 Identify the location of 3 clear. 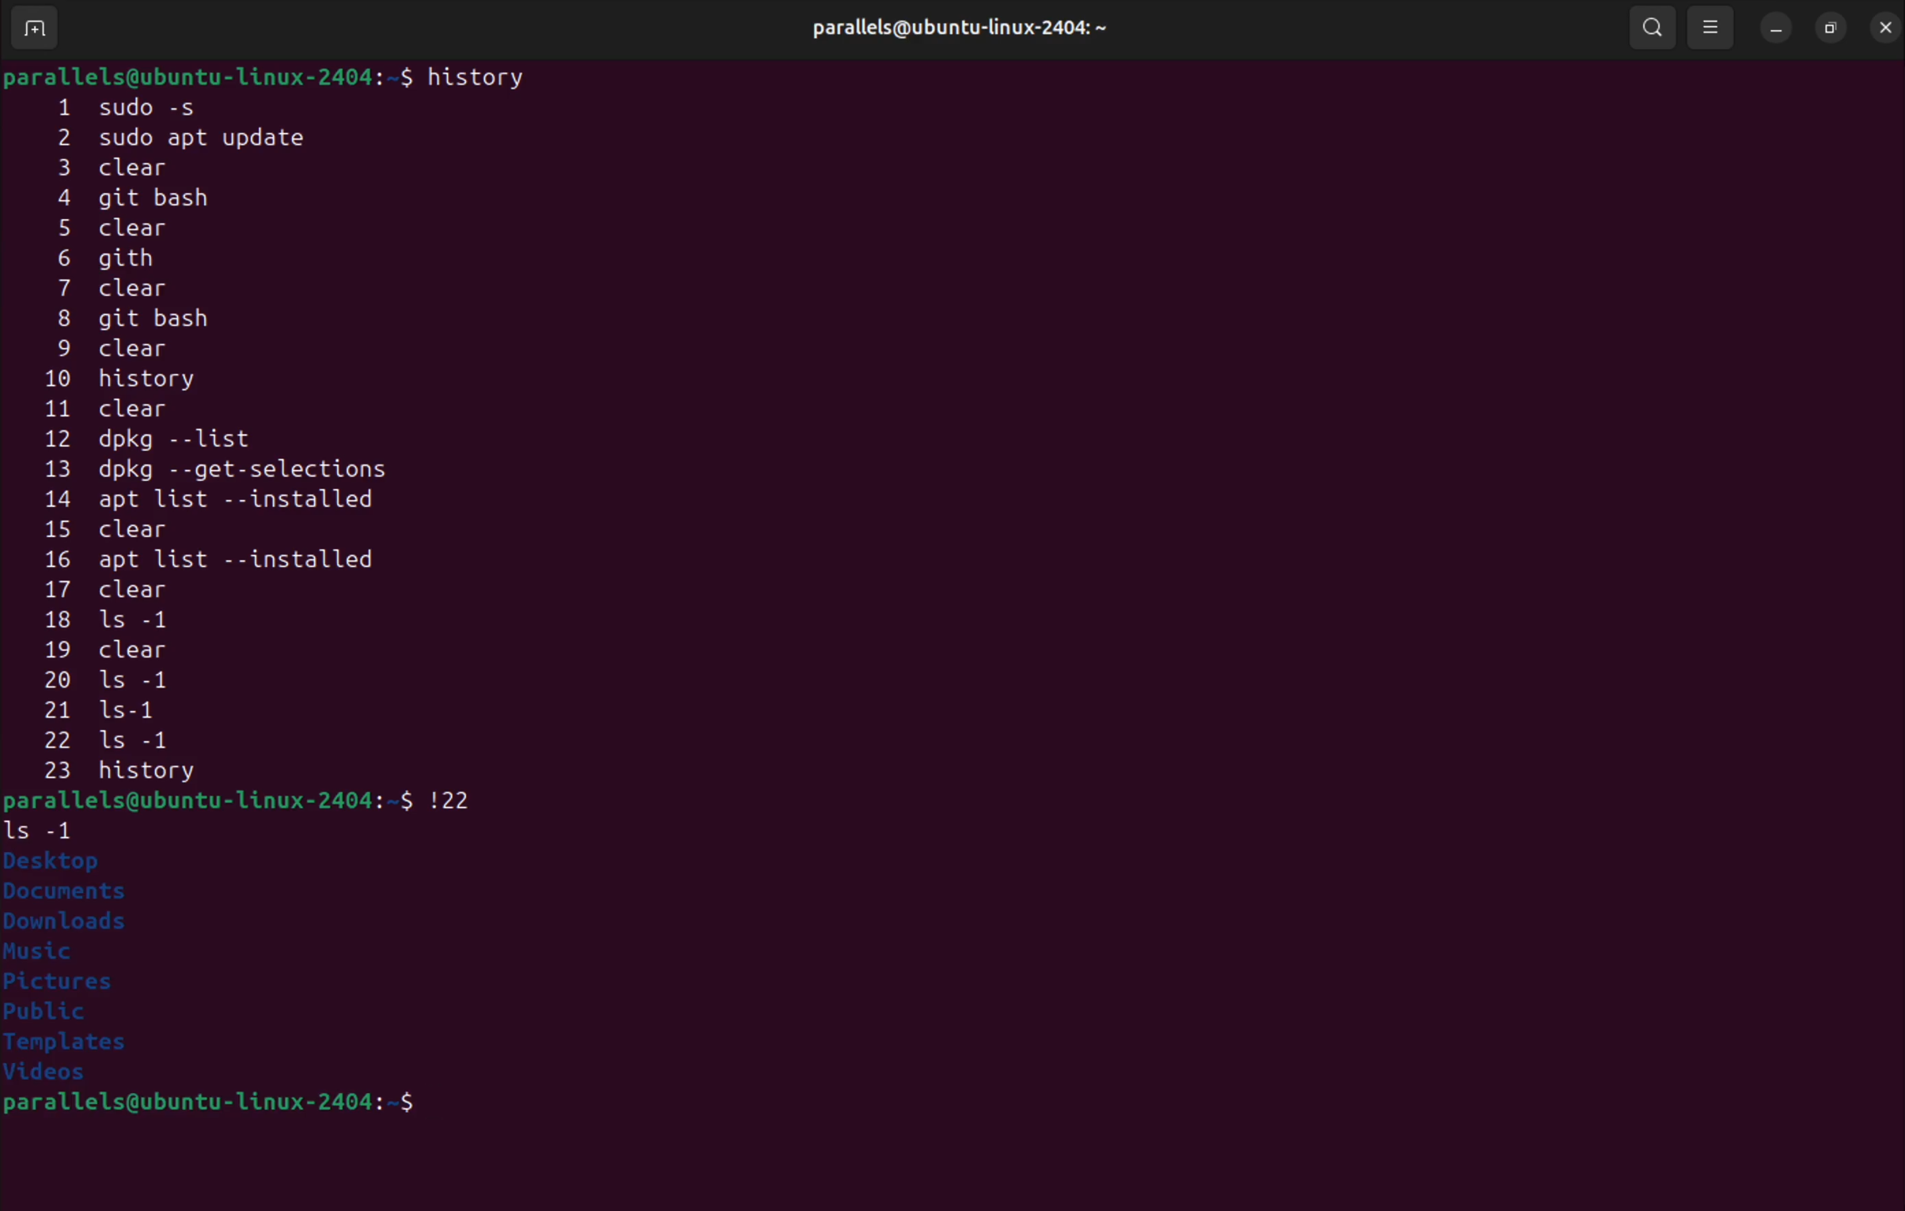
(152, 167).